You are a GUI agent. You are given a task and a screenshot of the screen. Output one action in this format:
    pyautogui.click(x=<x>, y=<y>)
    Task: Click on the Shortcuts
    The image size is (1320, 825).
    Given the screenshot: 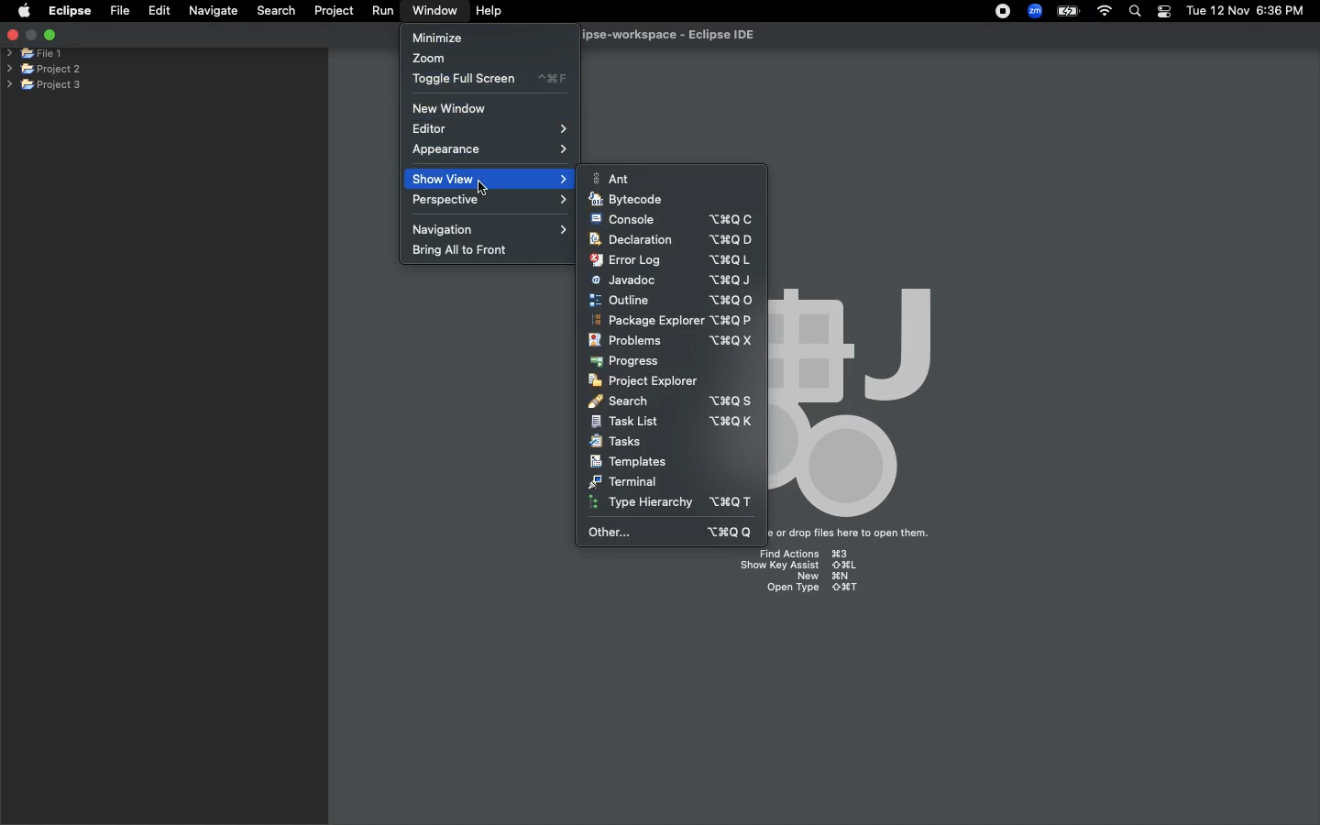 What is the action you would take?
    pyautogui.click(x=807, y=574)
    